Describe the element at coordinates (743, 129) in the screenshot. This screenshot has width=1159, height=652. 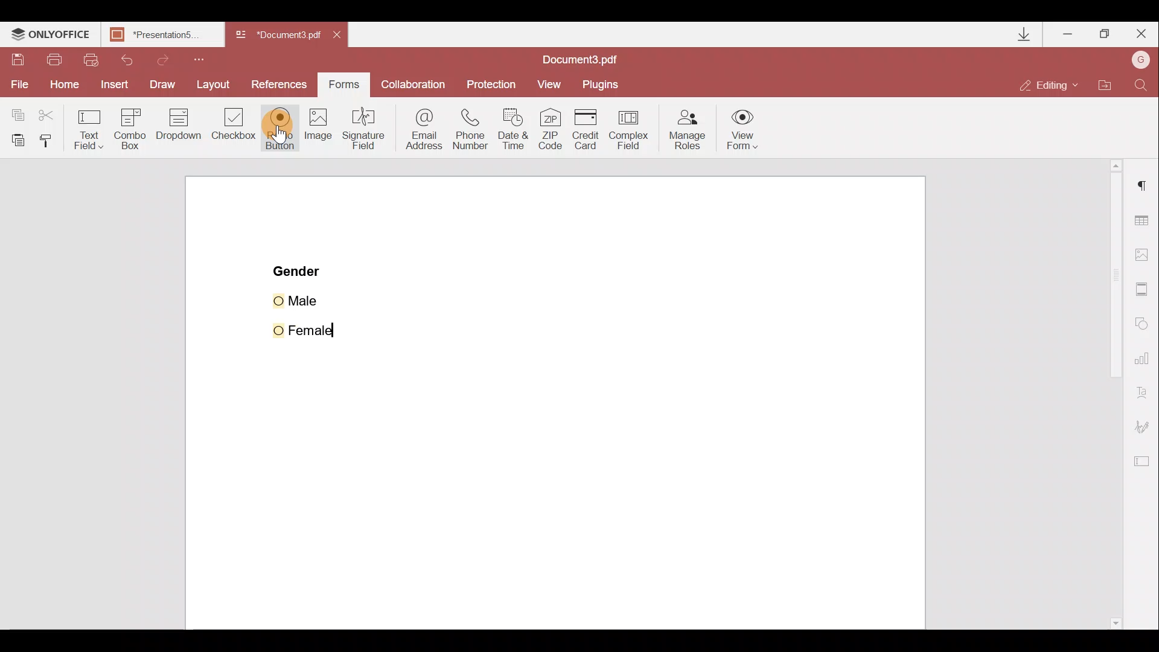
I see `View form` at that location.